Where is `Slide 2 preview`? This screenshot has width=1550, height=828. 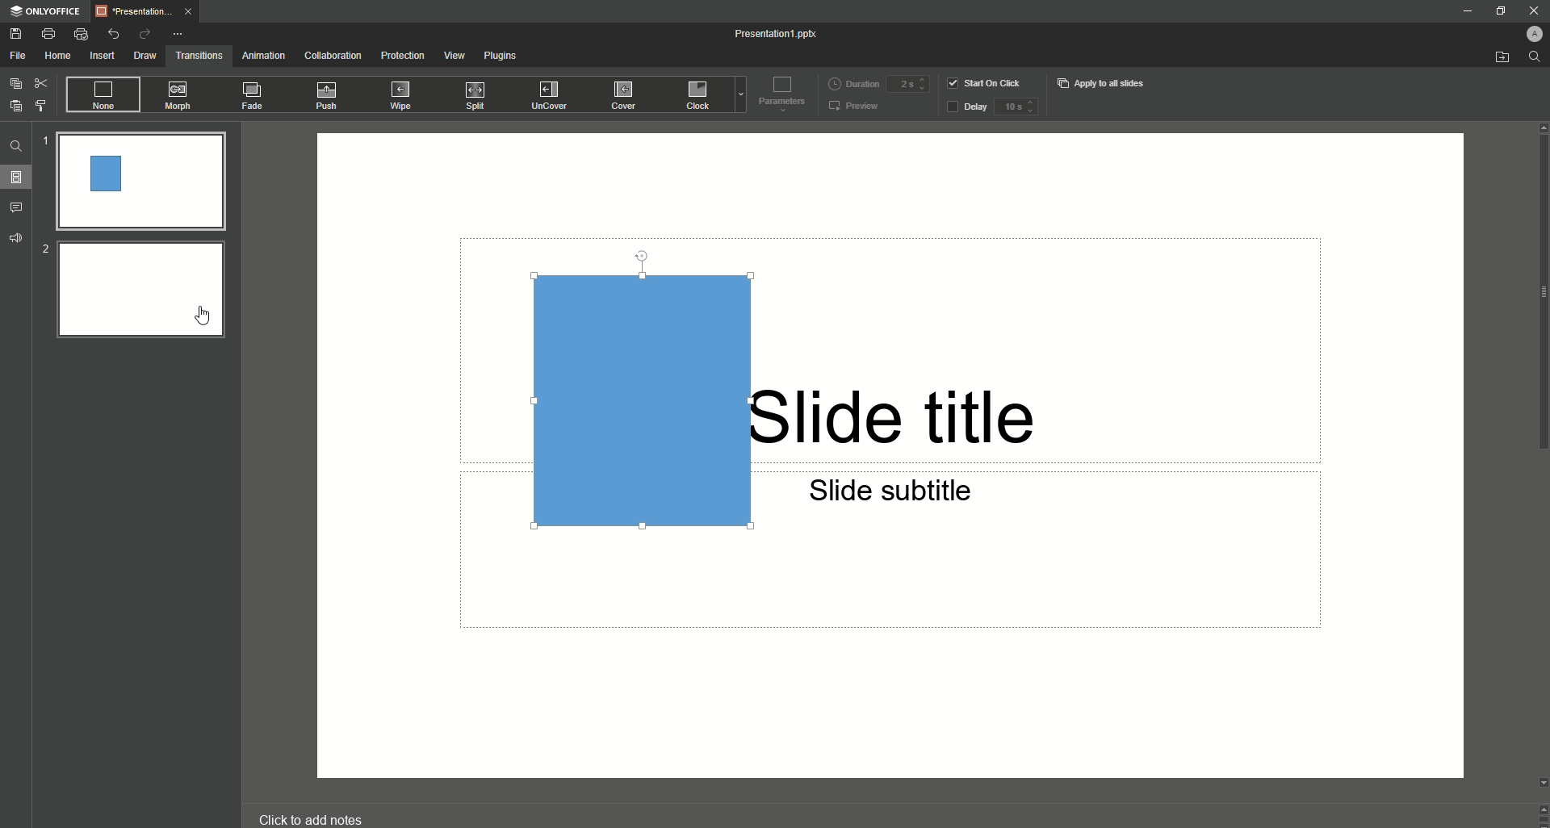
Slide 2 preview is located at coordinates (140, 292).